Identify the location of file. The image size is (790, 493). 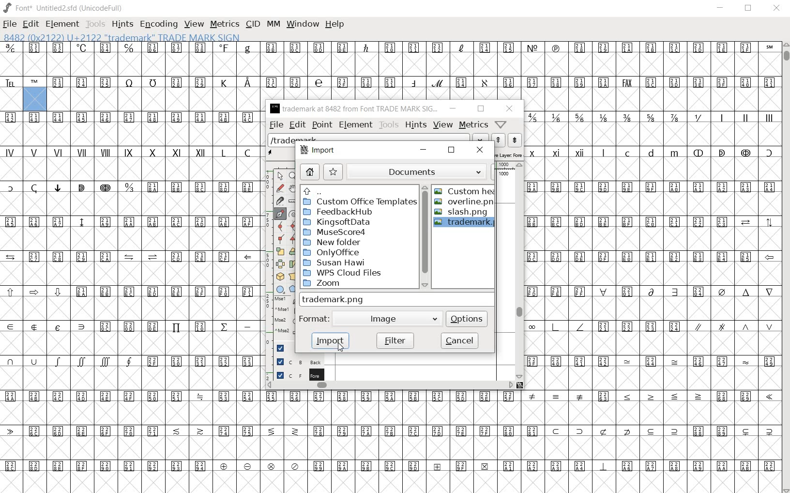
(277, 125).